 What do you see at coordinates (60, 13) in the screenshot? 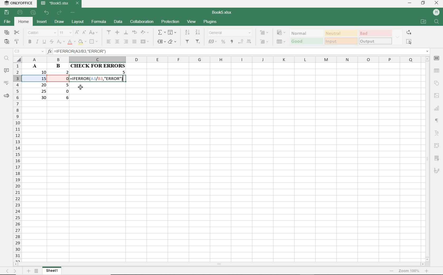
I see `REDO` at bounding box center [60, 13].